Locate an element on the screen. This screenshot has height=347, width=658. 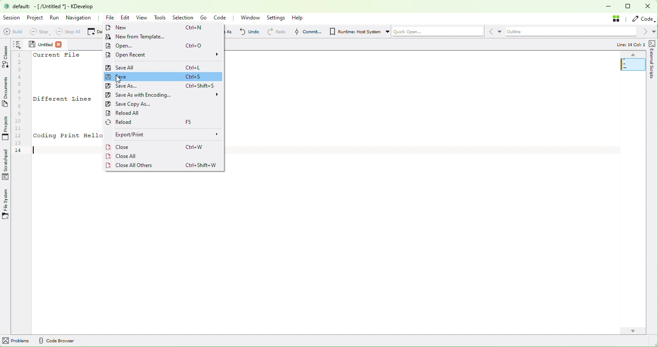
Navigation is located at coordinates (80, 19).